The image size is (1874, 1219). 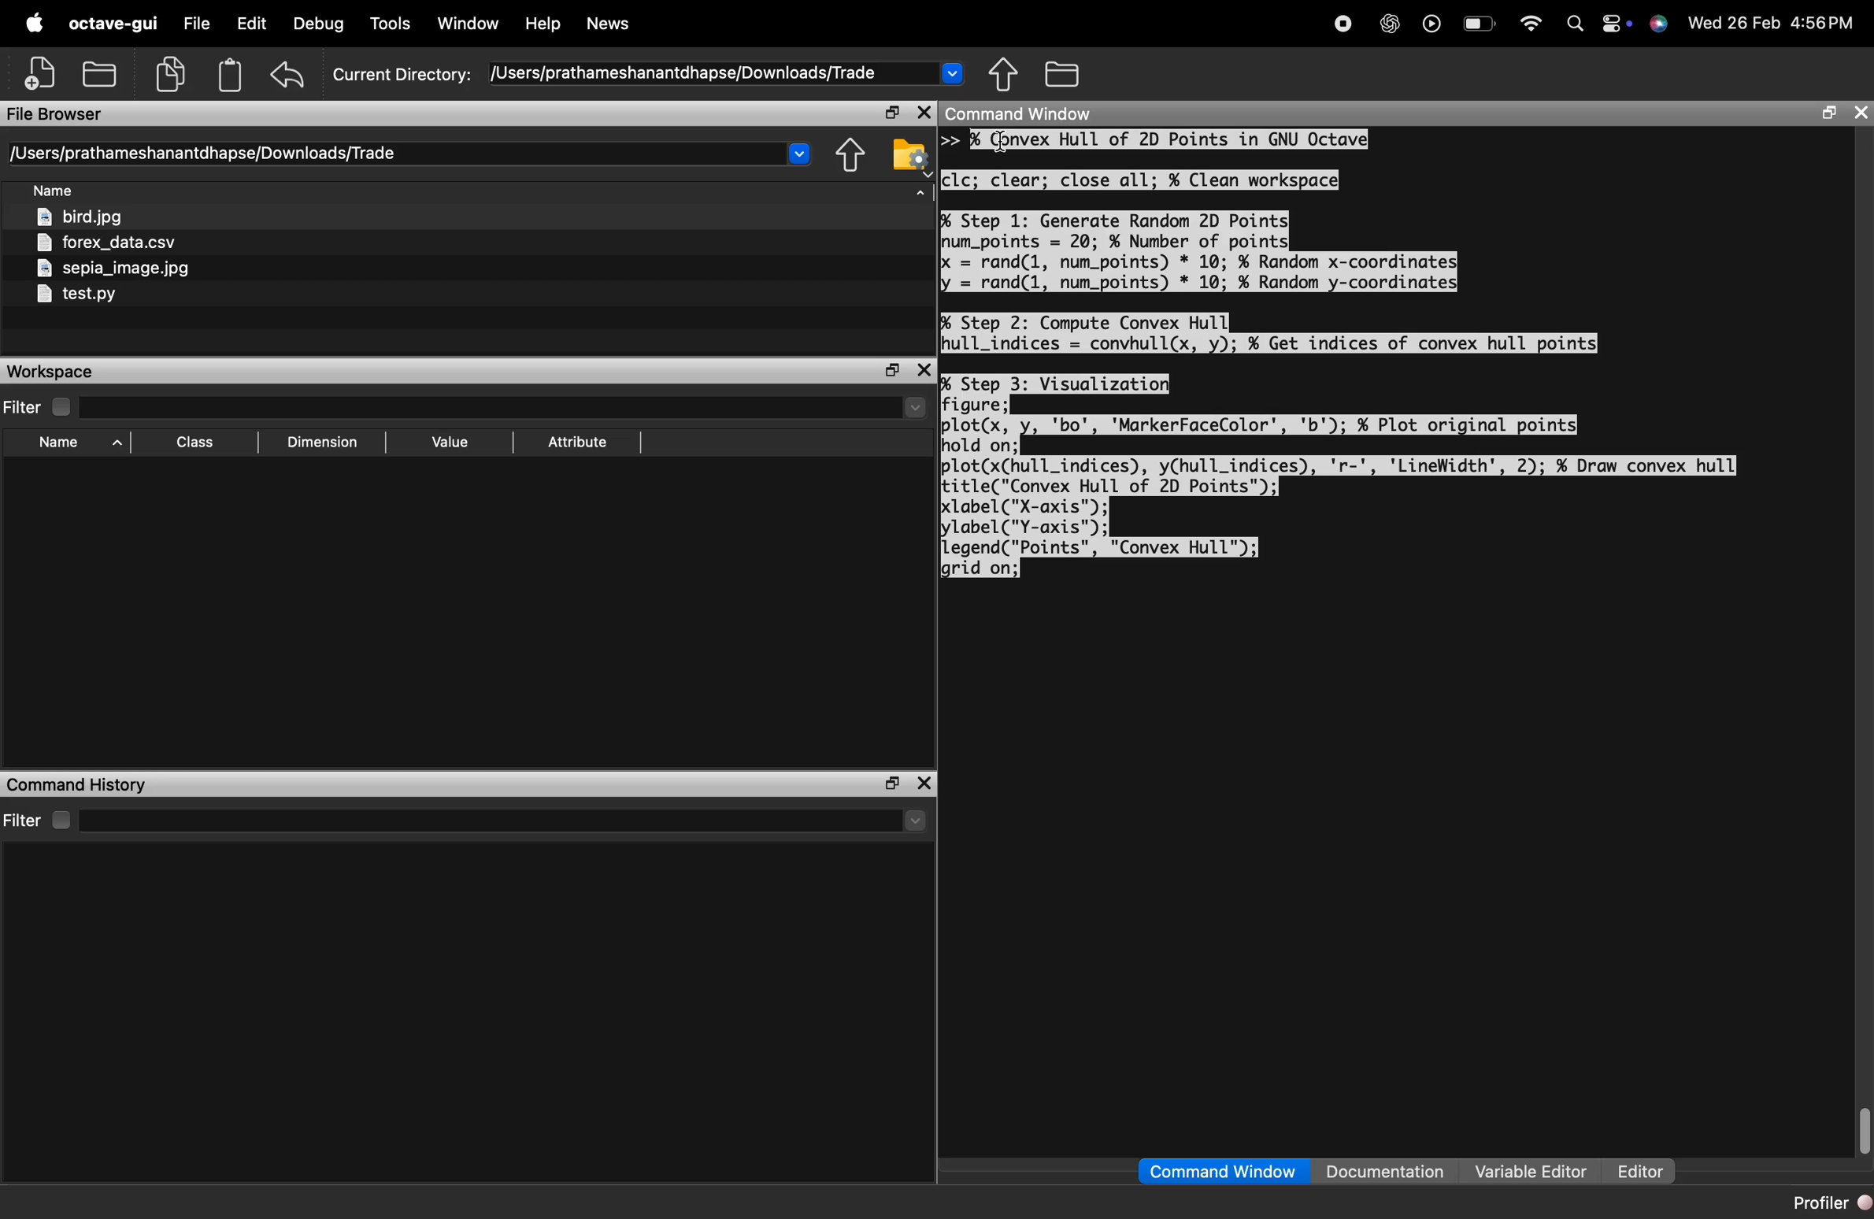 What do you see at coordinates (1268, 332) in the screenshot?
I see `% Step 2: Compute Convex Hull
hull_indices = convhull(x, y); ¥ Get indices of convex hull points` at bounding box center [1268, 332].